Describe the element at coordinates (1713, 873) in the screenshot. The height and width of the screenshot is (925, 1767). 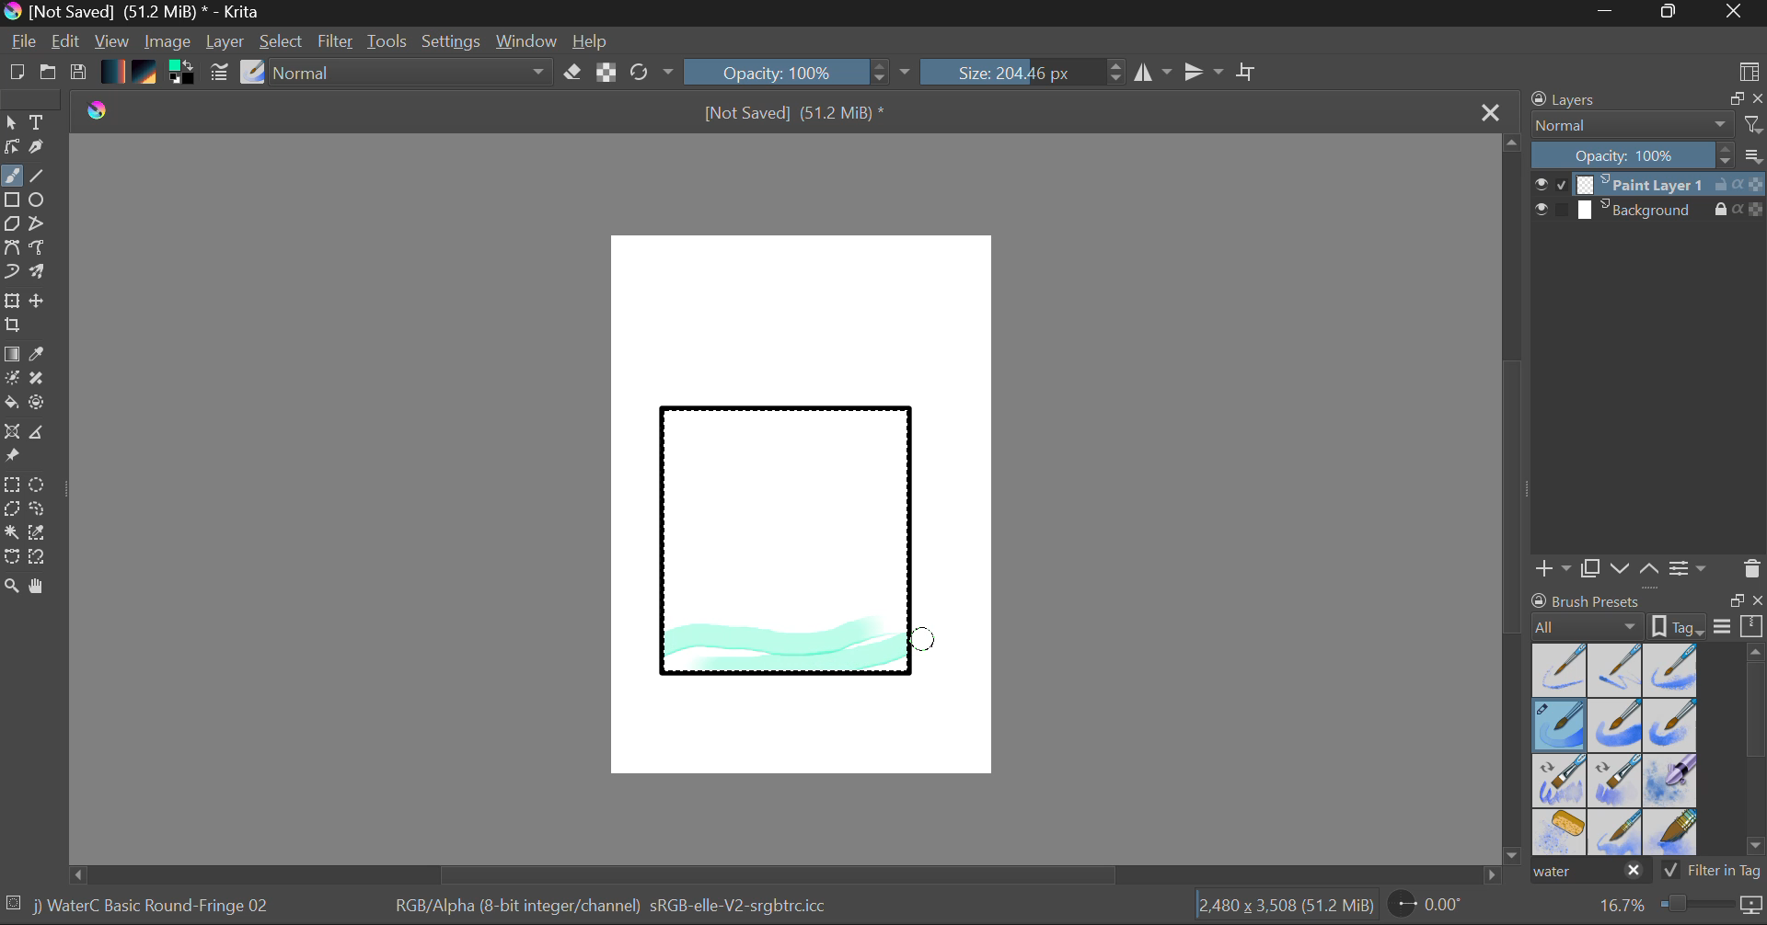
I see `Filter in Tag Option` at that location.